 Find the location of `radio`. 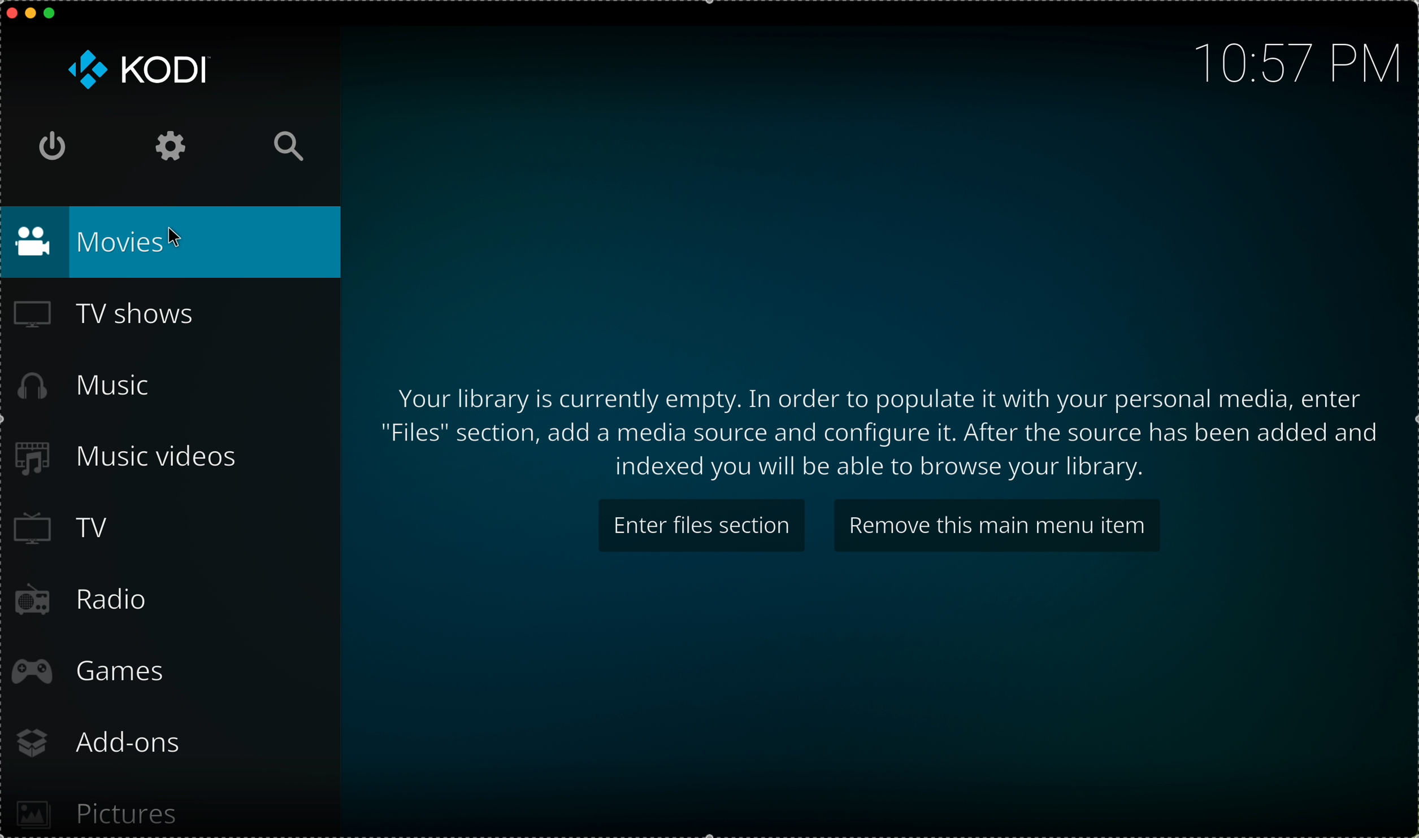

radio is located at coordinates (85, 602).